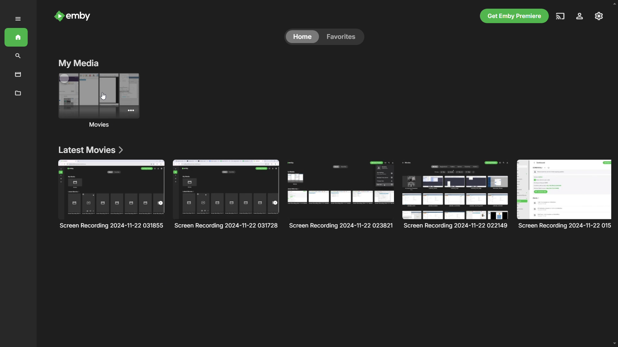  I want to click on , so click(566, 197).